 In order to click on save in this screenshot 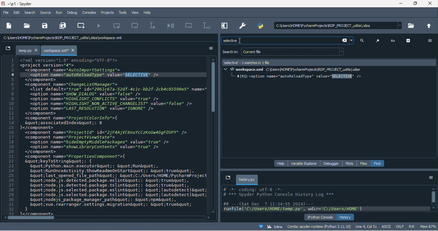, I will do `click(45, 26)`.